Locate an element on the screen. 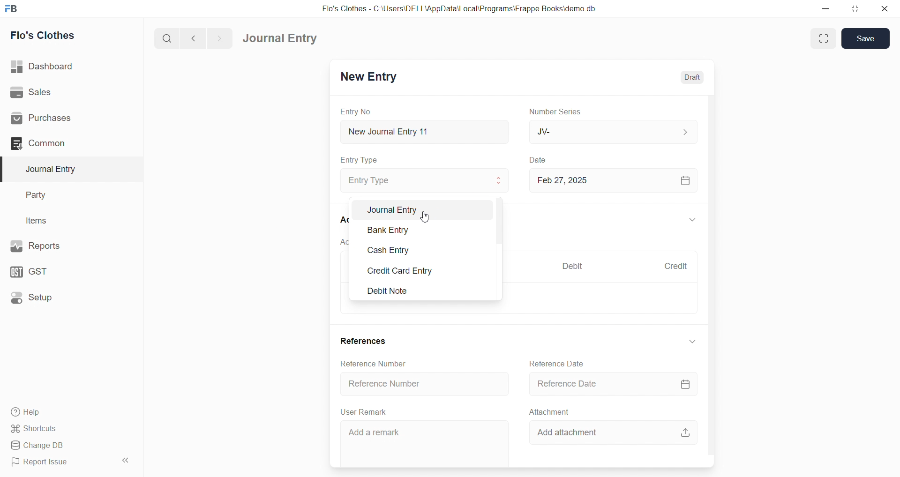  | Dashboard is located at coordinates (51, 67).